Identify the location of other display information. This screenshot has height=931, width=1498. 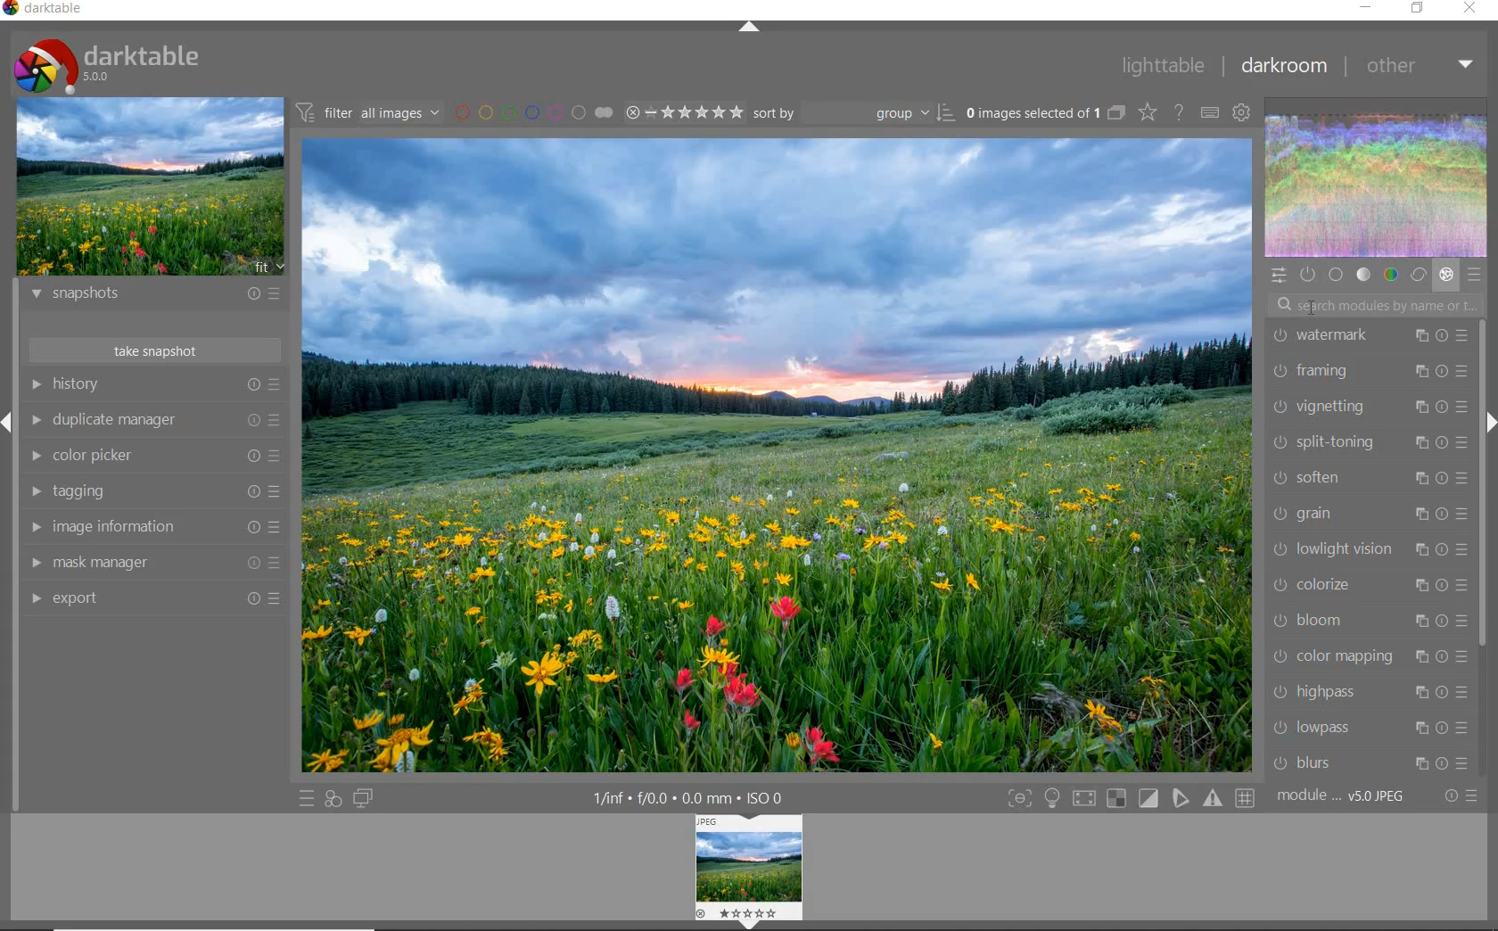
(690, 798).